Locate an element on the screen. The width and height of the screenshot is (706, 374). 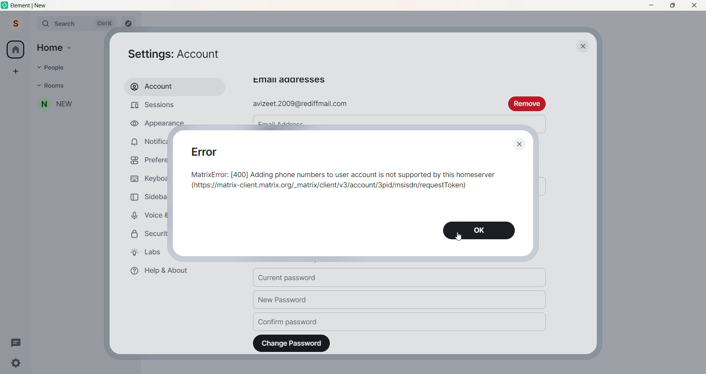
Expand is located at coordinates (31, 24).